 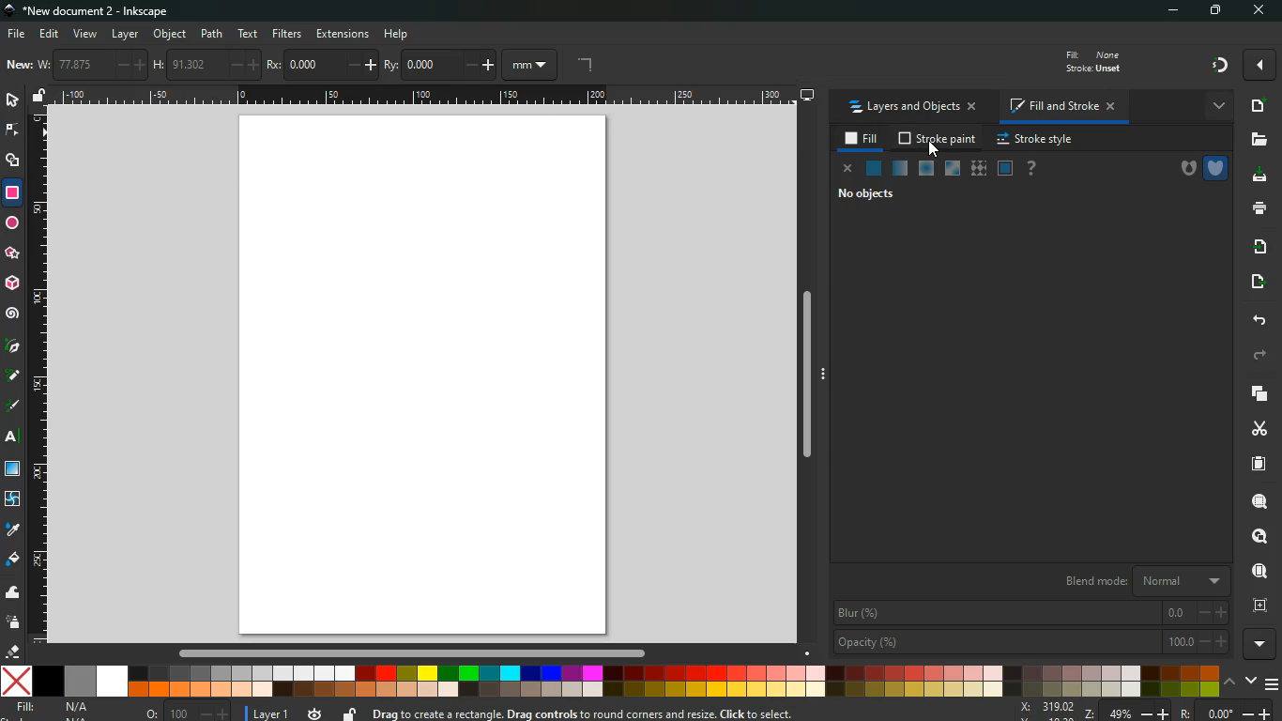 I want to click on stroke style, so click(x=1037, y=141).